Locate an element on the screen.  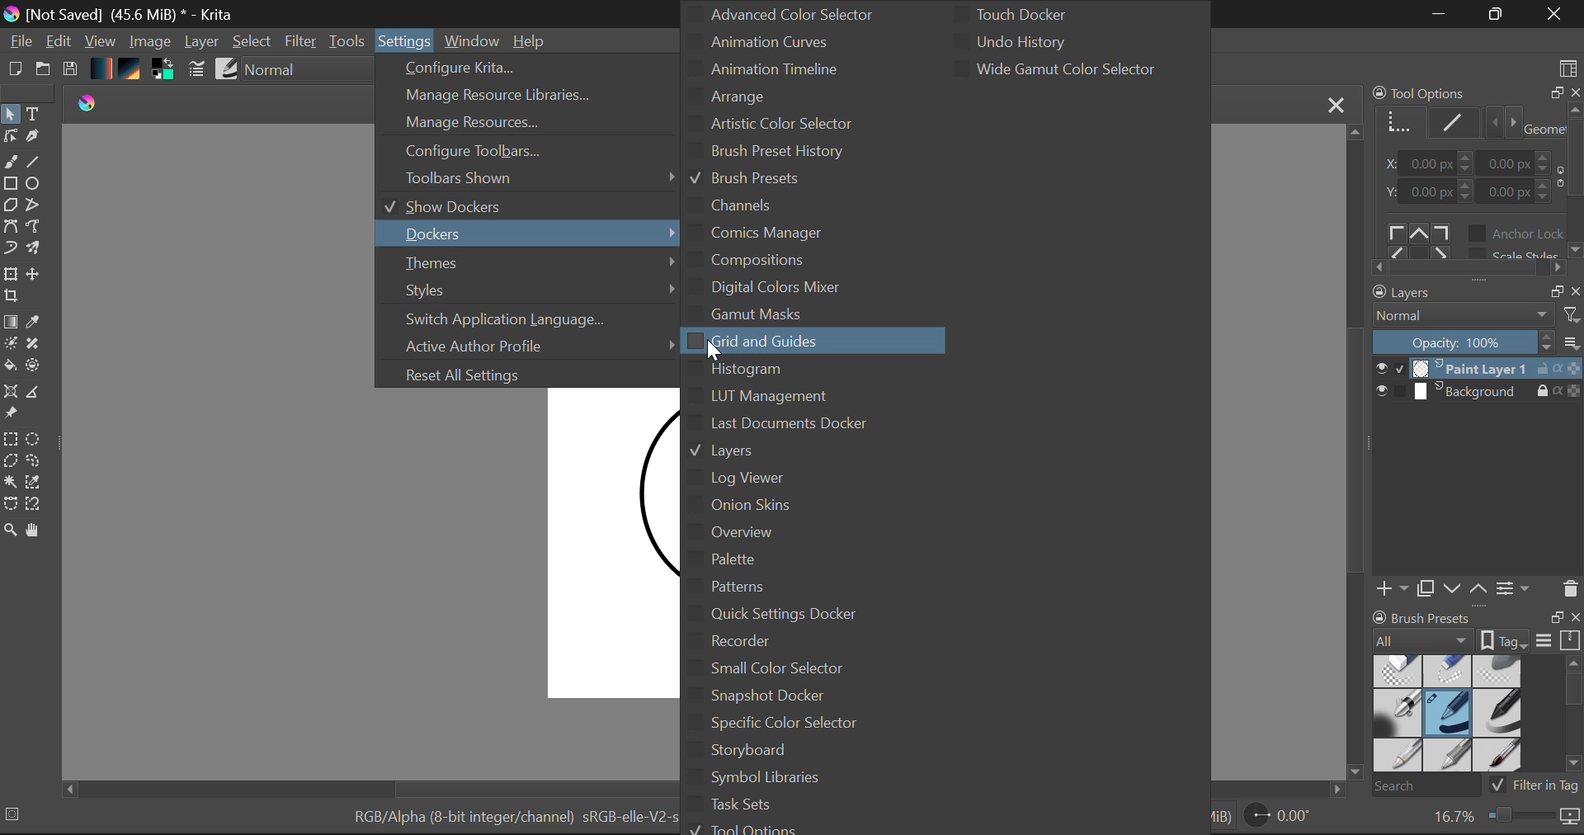
Comics Manager is located at coordinates (771, 234).